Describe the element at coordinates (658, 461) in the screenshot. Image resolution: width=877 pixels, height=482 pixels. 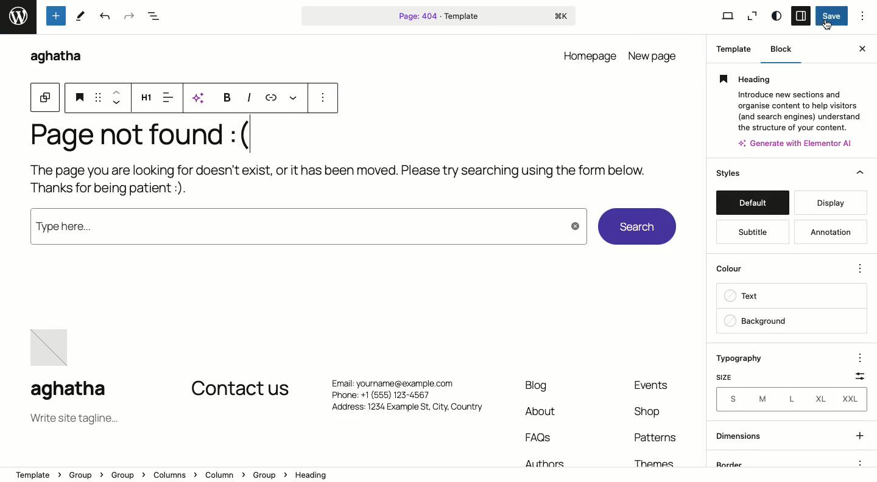
I see `Themes` at that location.